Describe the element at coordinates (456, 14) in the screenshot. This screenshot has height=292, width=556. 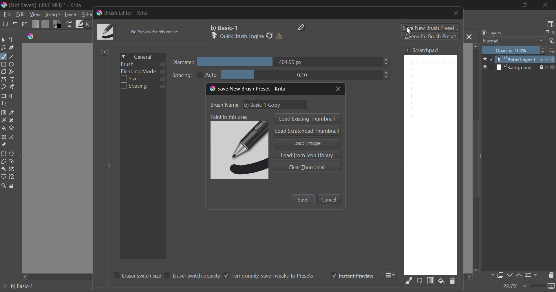
I see `Close` at that location.